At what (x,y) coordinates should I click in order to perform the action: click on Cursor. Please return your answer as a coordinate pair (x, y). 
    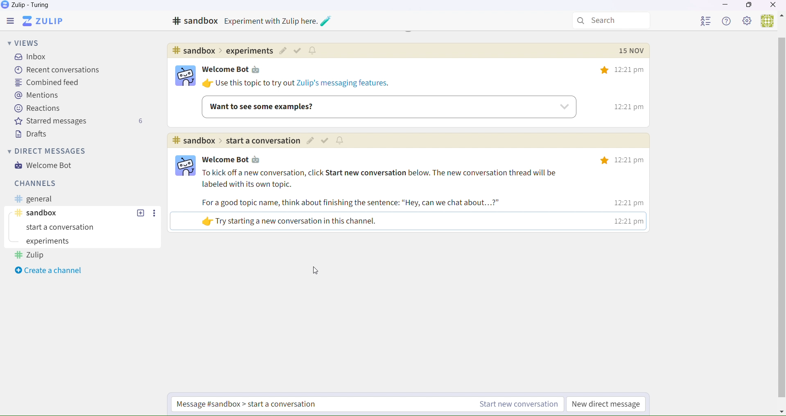
    Looking at the image, I should click on (317, 272).